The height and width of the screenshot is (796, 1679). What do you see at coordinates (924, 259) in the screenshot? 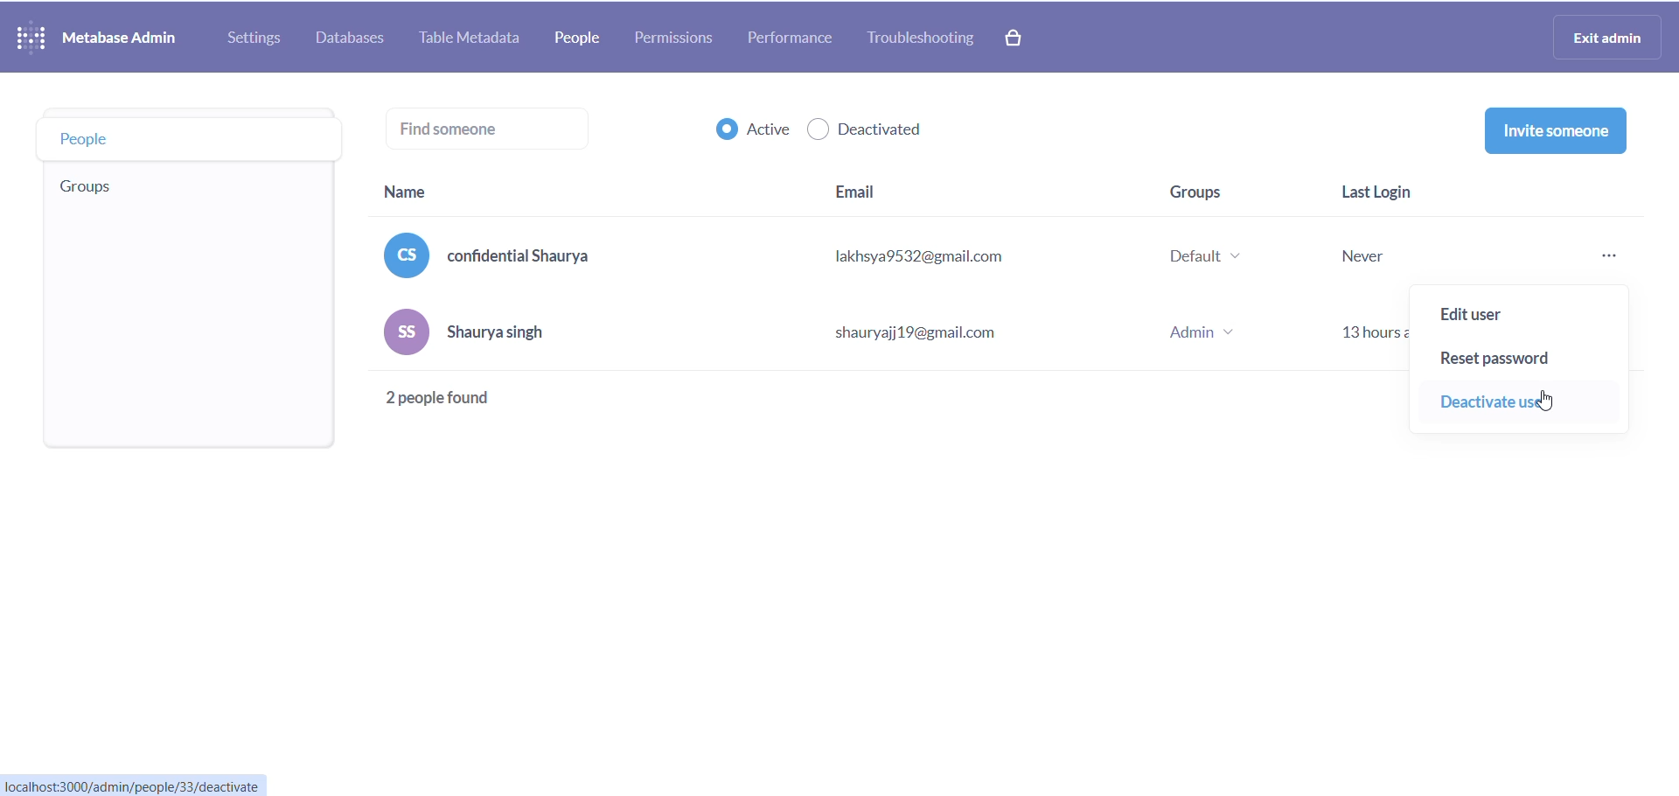
I see `email` at bounding box center [924, 259].